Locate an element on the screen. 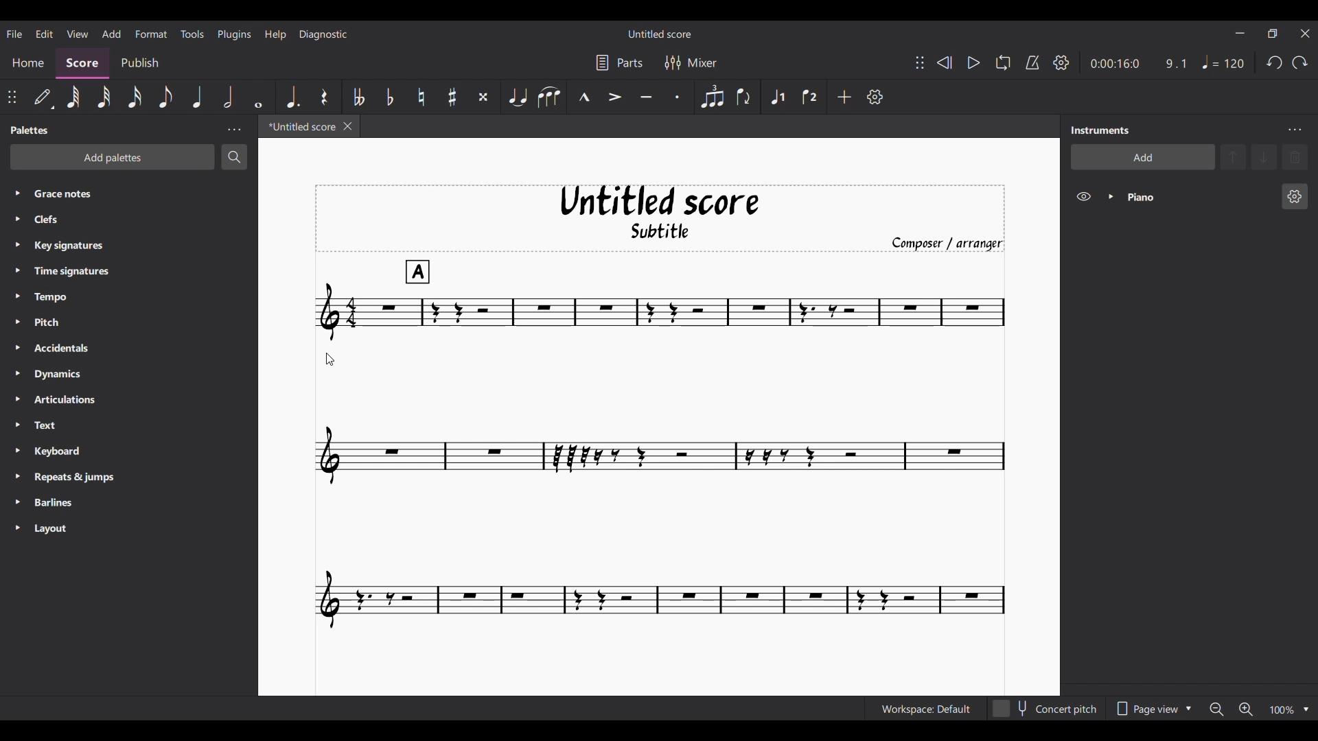 This screenshot has width=1318, height=741. Delete is located at coordinates (1295, 157).